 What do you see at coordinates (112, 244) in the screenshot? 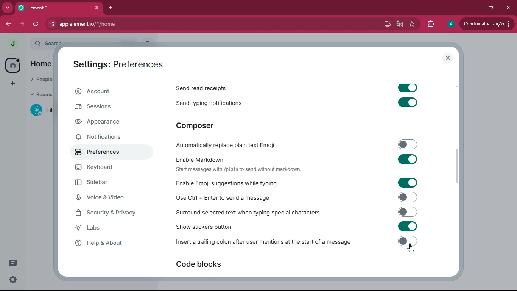
I see `help` at bounding box center [112, 244].